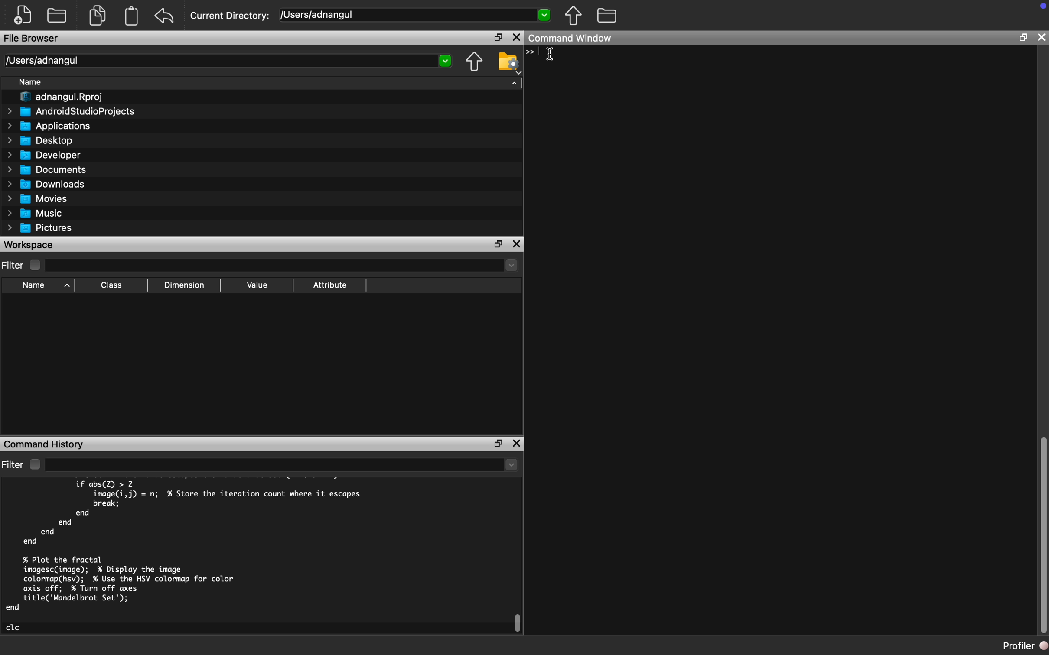  I want to click on /Users/adnangul , so click(414, 16).